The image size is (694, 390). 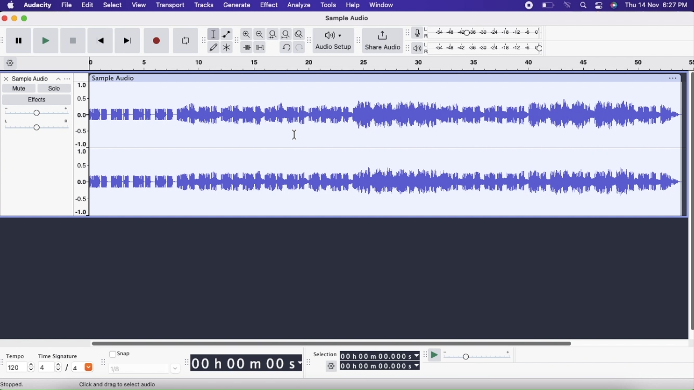 I want to click on Undo, so click(x=286, y=47).